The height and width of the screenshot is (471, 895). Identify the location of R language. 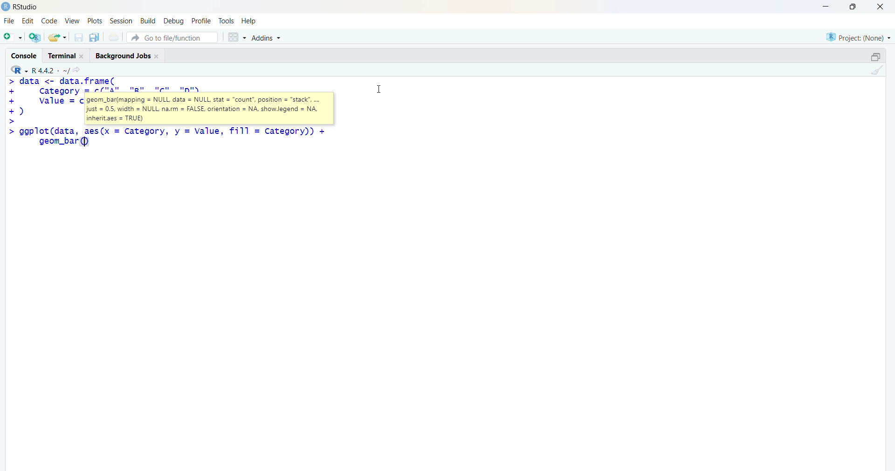
(20, 70).